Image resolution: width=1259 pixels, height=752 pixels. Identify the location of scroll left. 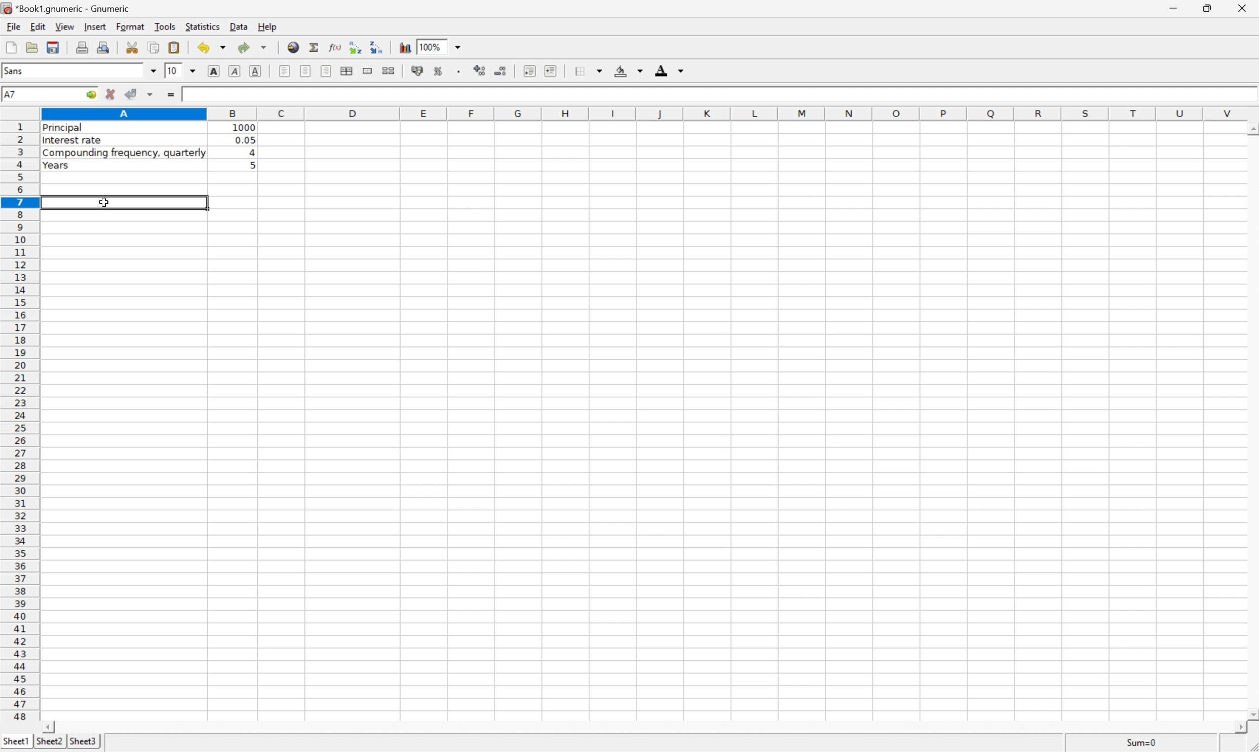
(51, 727).